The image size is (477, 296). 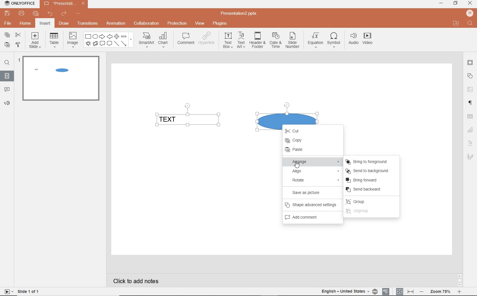 I want to click on equation, so click(x=314, y=41).